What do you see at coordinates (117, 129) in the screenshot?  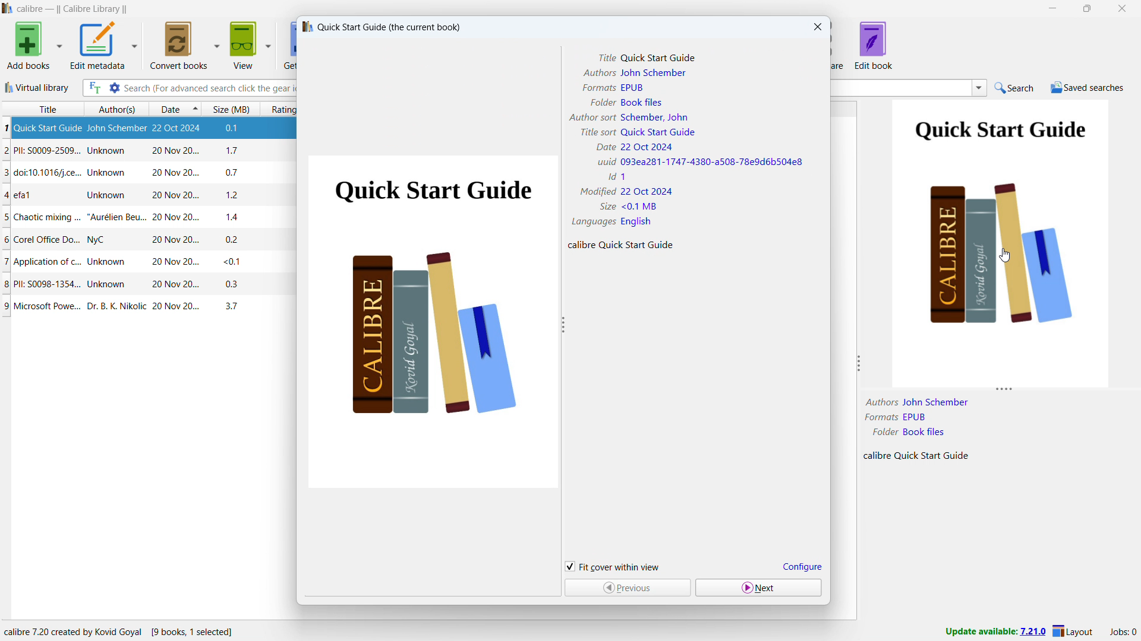 I see `John Schember` at bounding box center [117, 129].